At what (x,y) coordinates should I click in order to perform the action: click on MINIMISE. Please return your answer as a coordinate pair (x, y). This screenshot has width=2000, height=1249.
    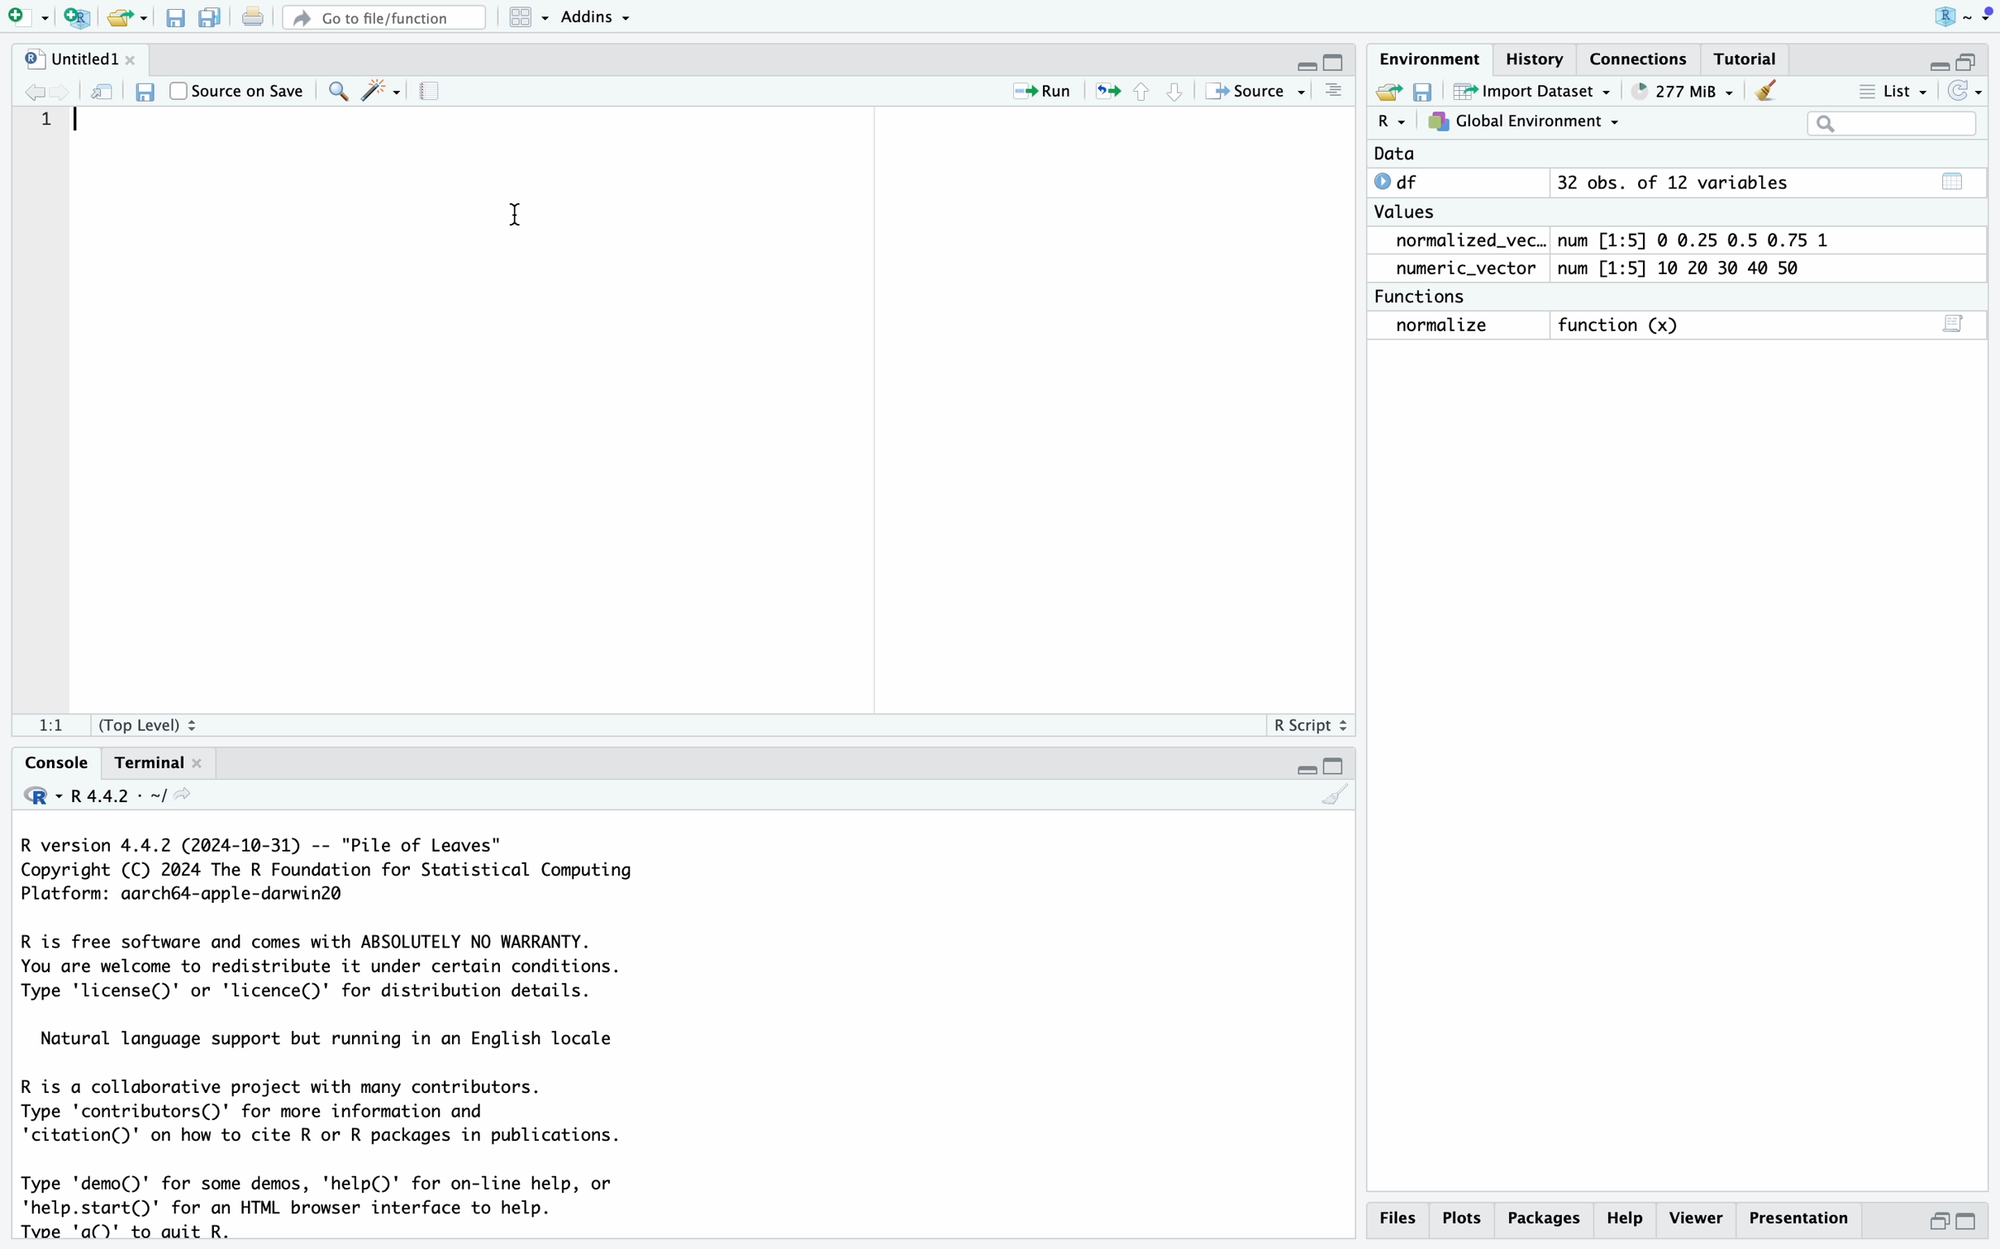
    Looking at the image, I should click on (1933, 60).